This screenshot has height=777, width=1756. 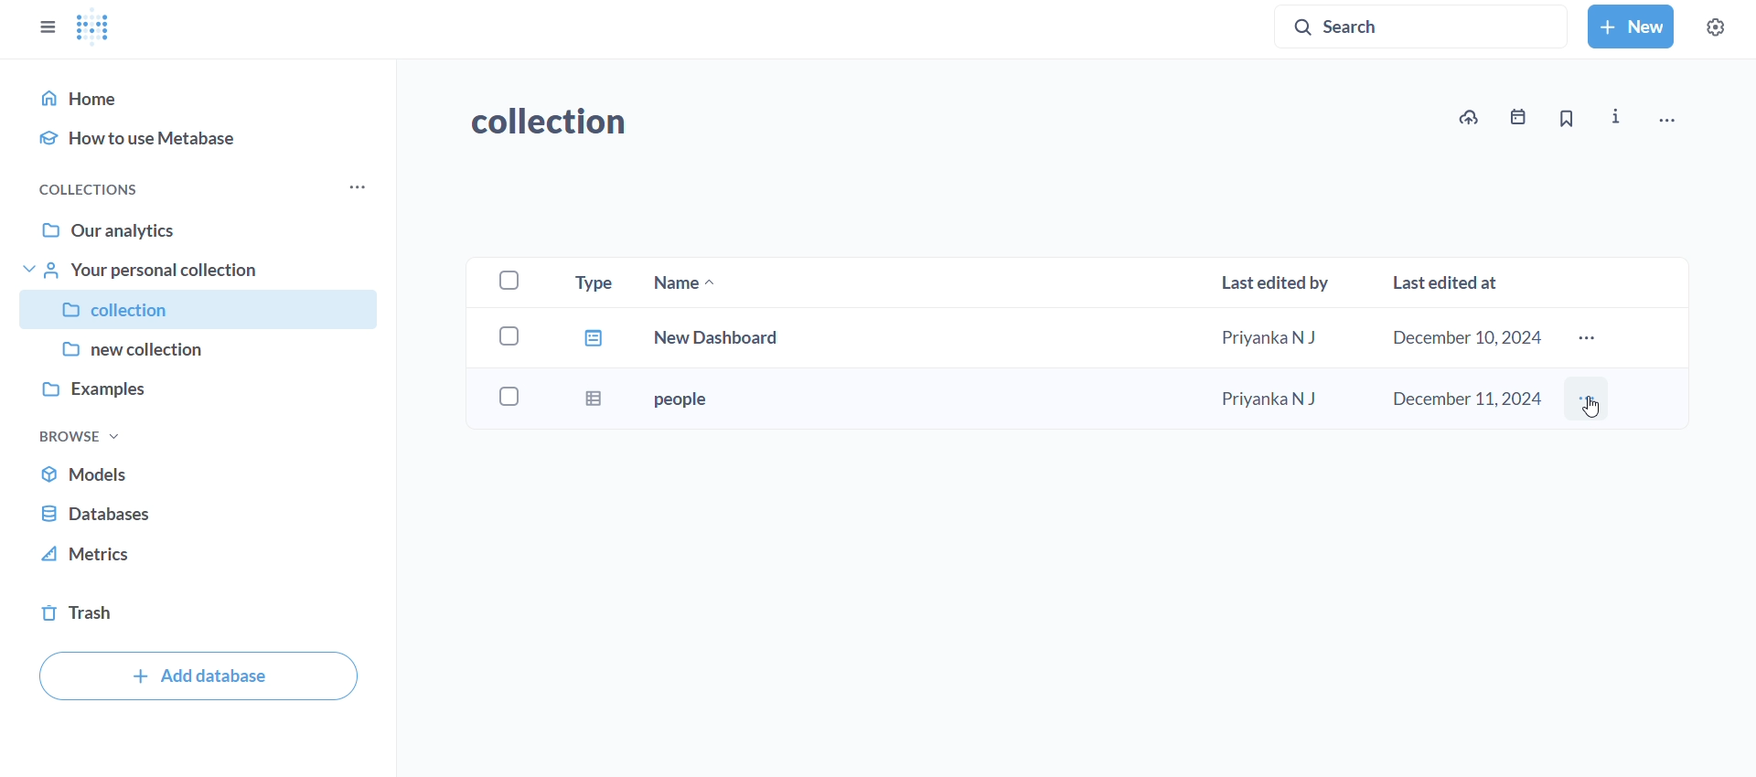 What do you see at coordinates (201, 271) in the screenshot?
I see `your personal collection` at bounding box center [201, 271].